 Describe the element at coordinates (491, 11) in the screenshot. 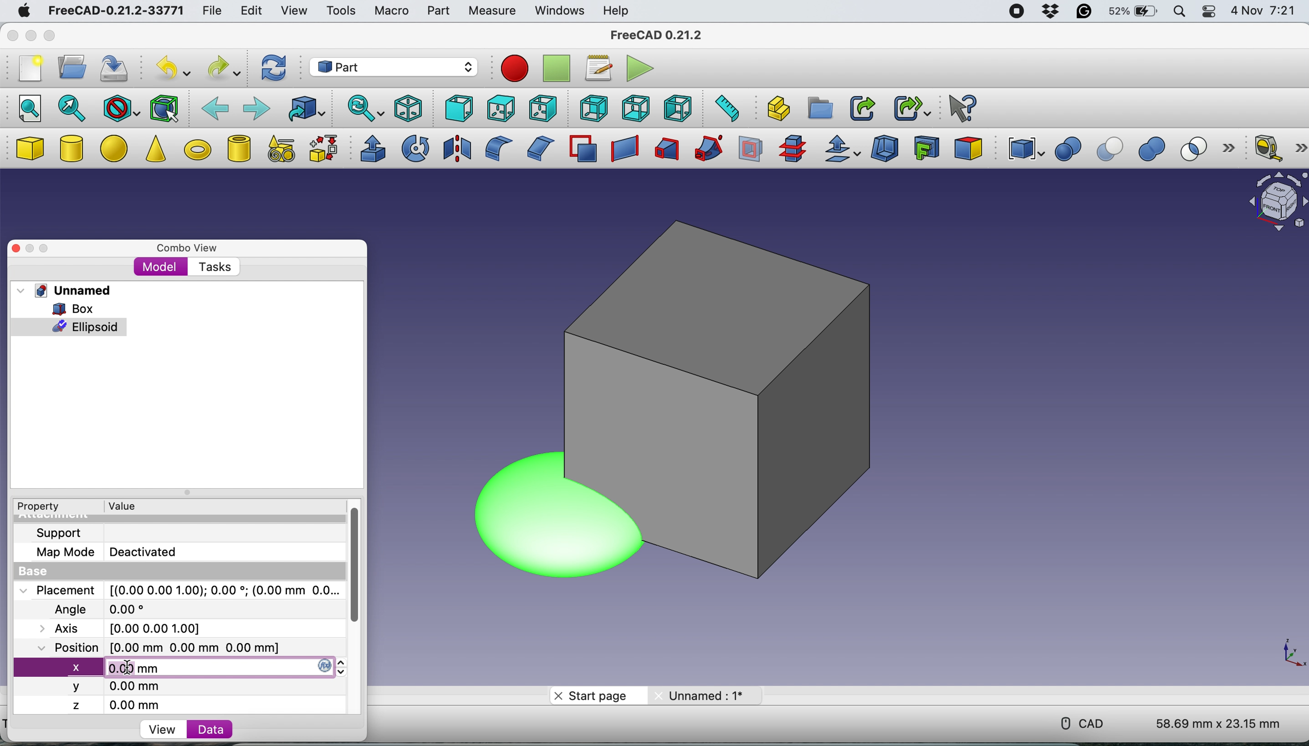

I see `measure` at that location.